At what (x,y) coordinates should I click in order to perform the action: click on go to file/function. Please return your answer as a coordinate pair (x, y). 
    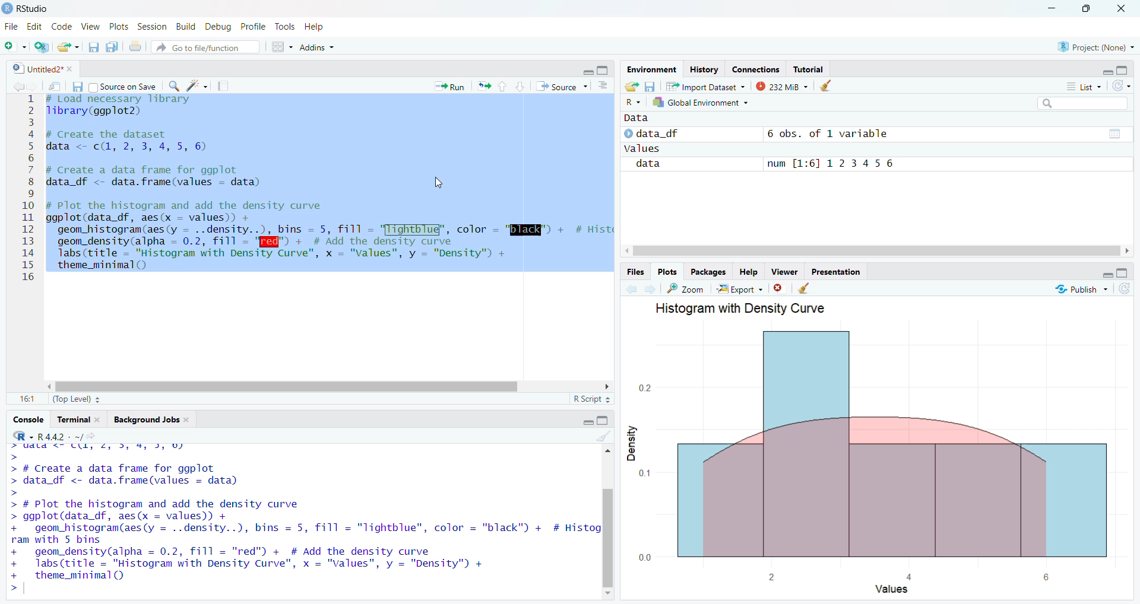
    Looking at the image, I should click on (206, 48).